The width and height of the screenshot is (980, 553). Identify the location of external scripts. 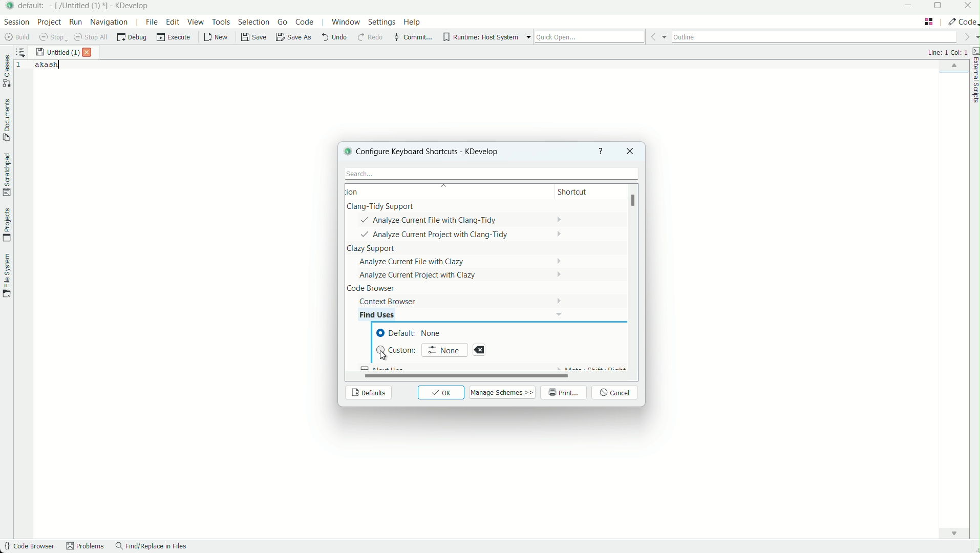
(974, 77).